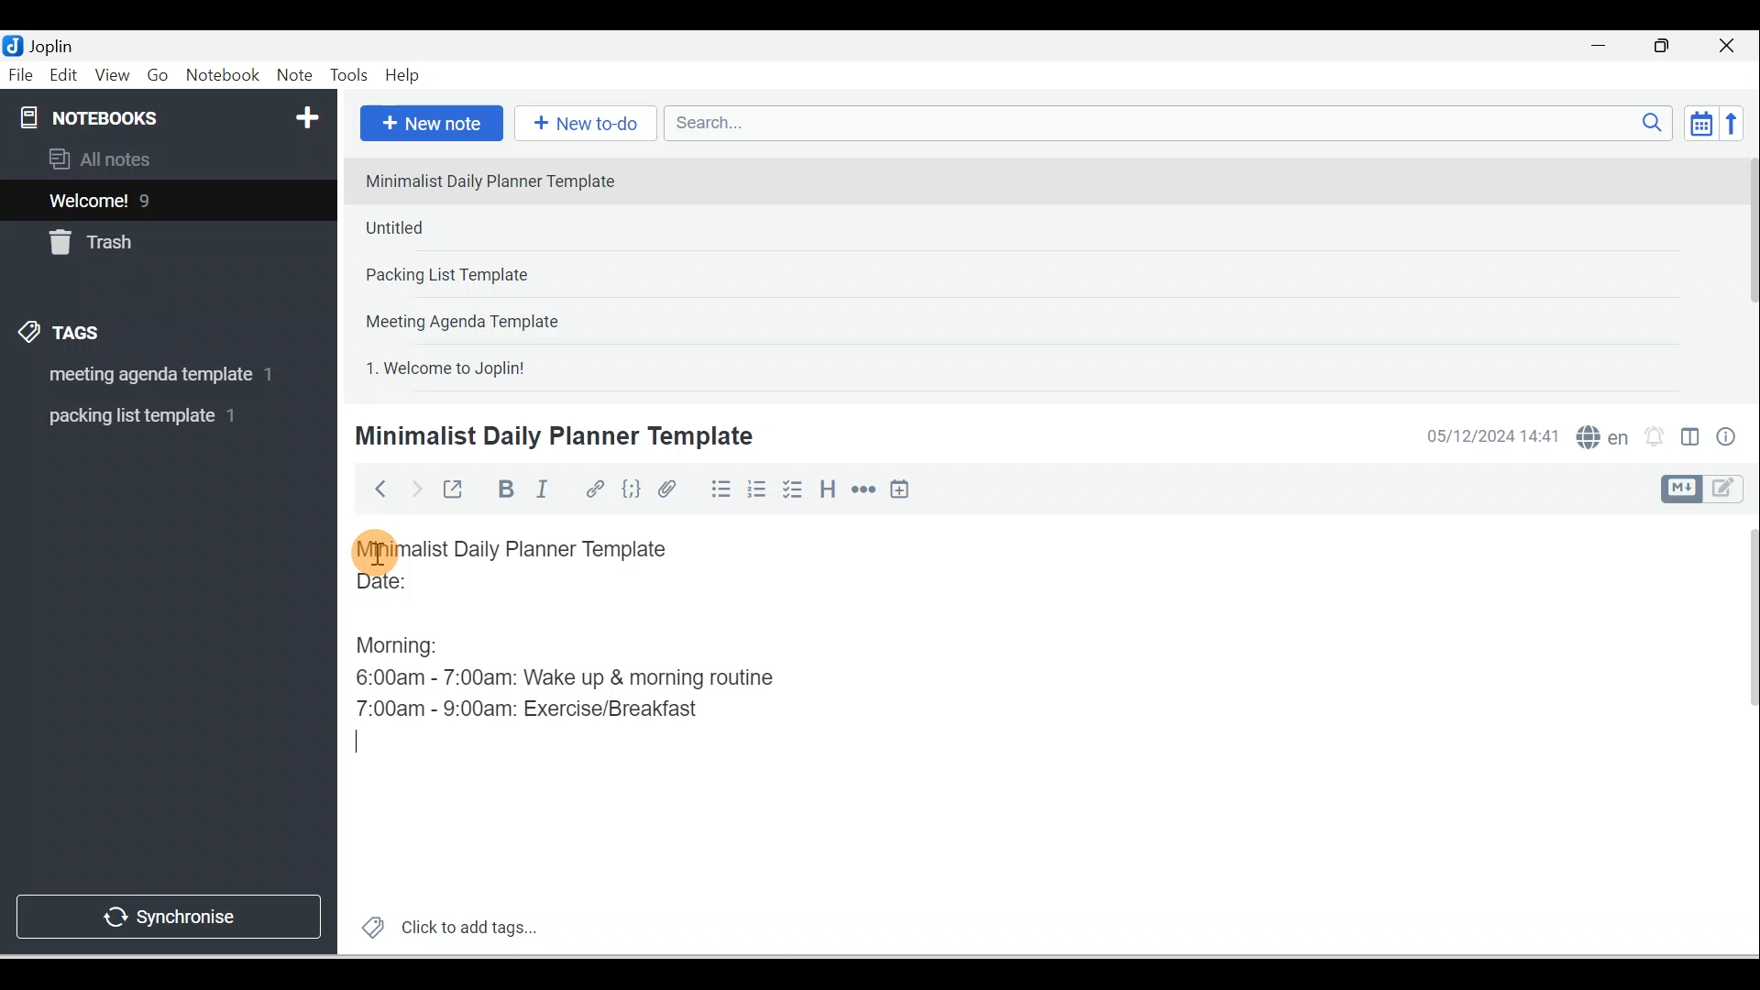 The image size is (1760, 990). I want to click on Heading, so click(827, 488).